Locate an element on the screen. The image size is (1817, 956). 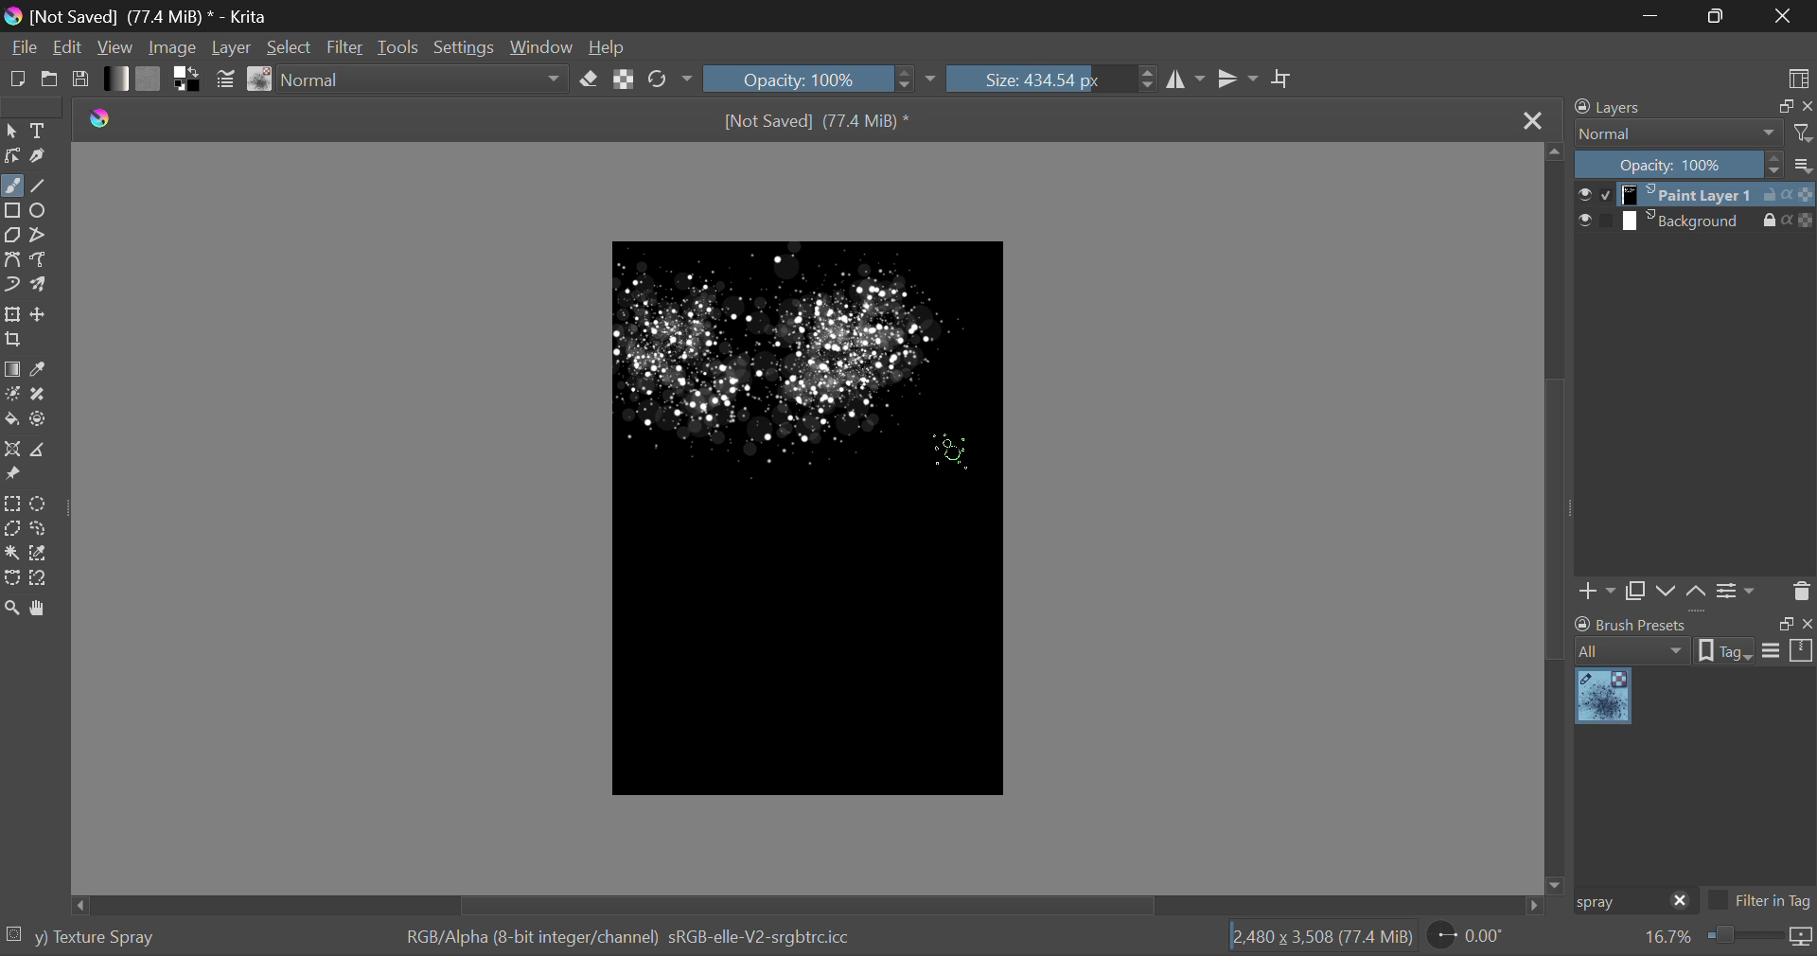
Choose Workspace is located at coordinates (1798, 78).